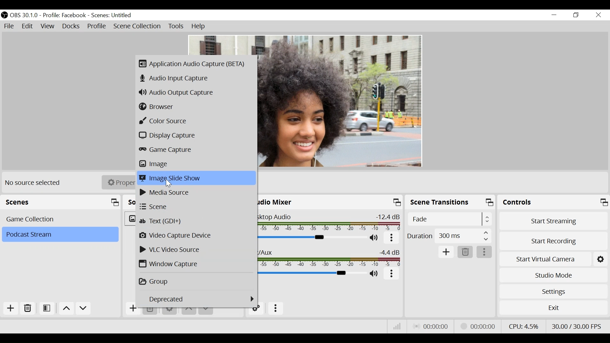 The image size is (610, 343). I want to click on Game Capture, so click(196, 150).